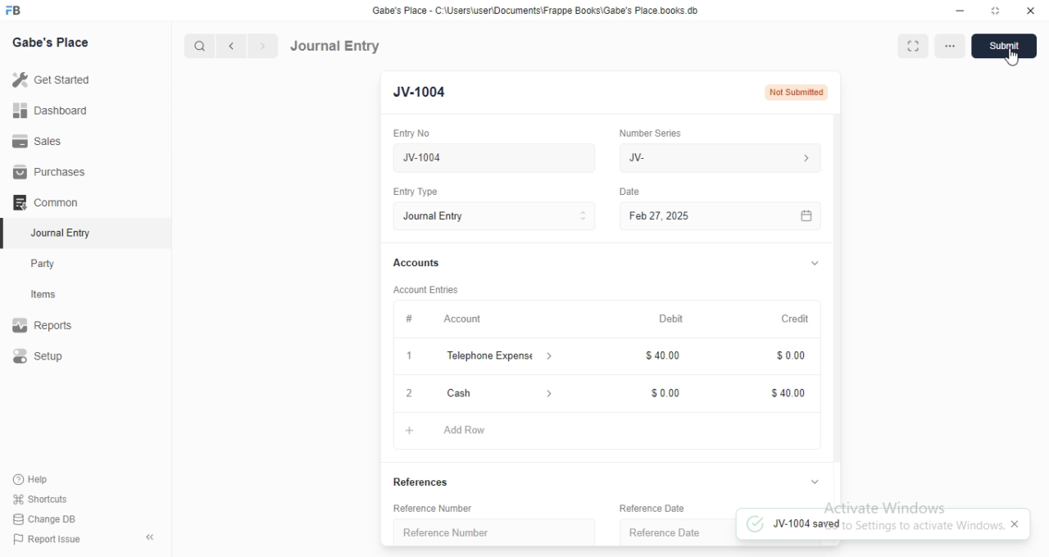 Image resolution: width=1049 pixels, height=557 pixels. What do you see at coordinates (54, 79) in the screenshot?
I see `Get Started` at bounding box center [54, 79].